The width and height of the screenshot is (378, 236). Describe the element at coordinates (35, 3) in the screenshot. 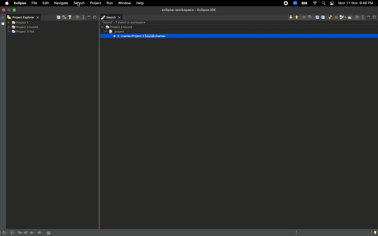

I see `File` at that location.